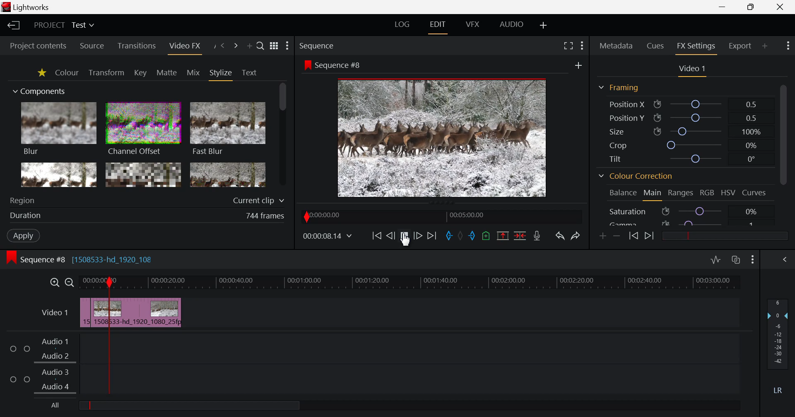 The image size is (795, 417). I want to click on RGB, so click(708, 192).